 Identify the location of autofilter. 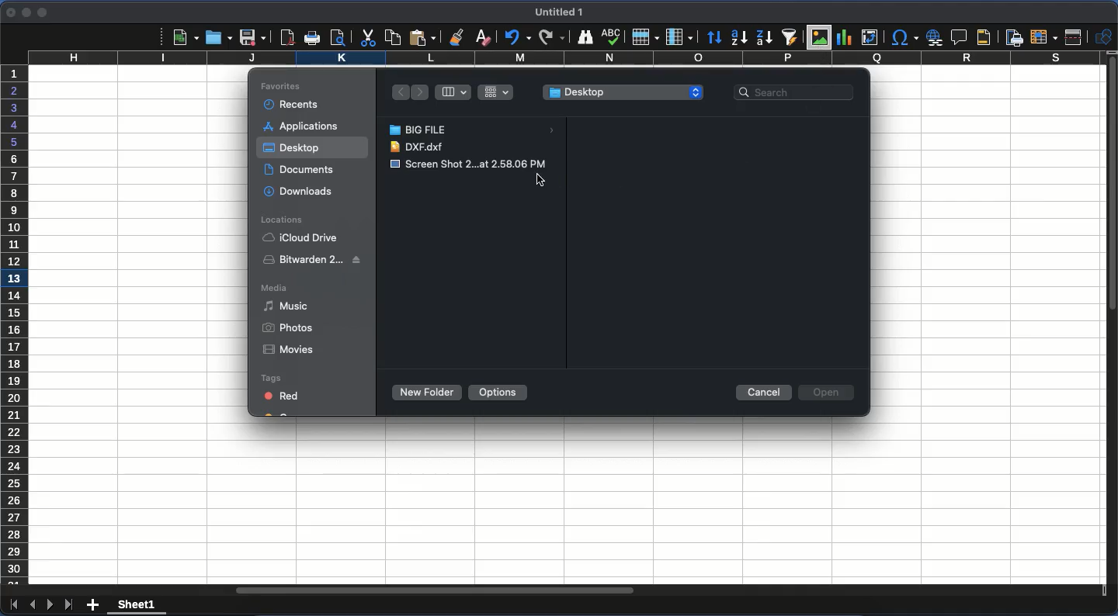
(789, 38).